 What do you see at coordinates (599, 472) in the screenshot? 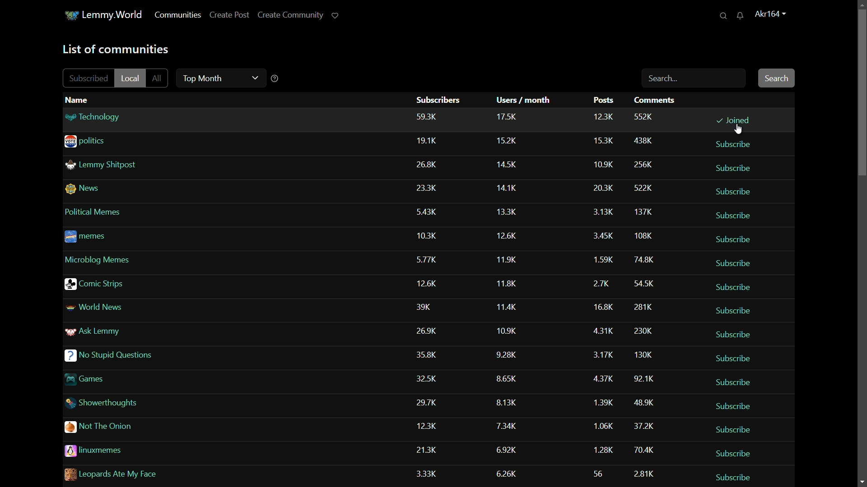
I see `posts` at bounding box center [599, 472].